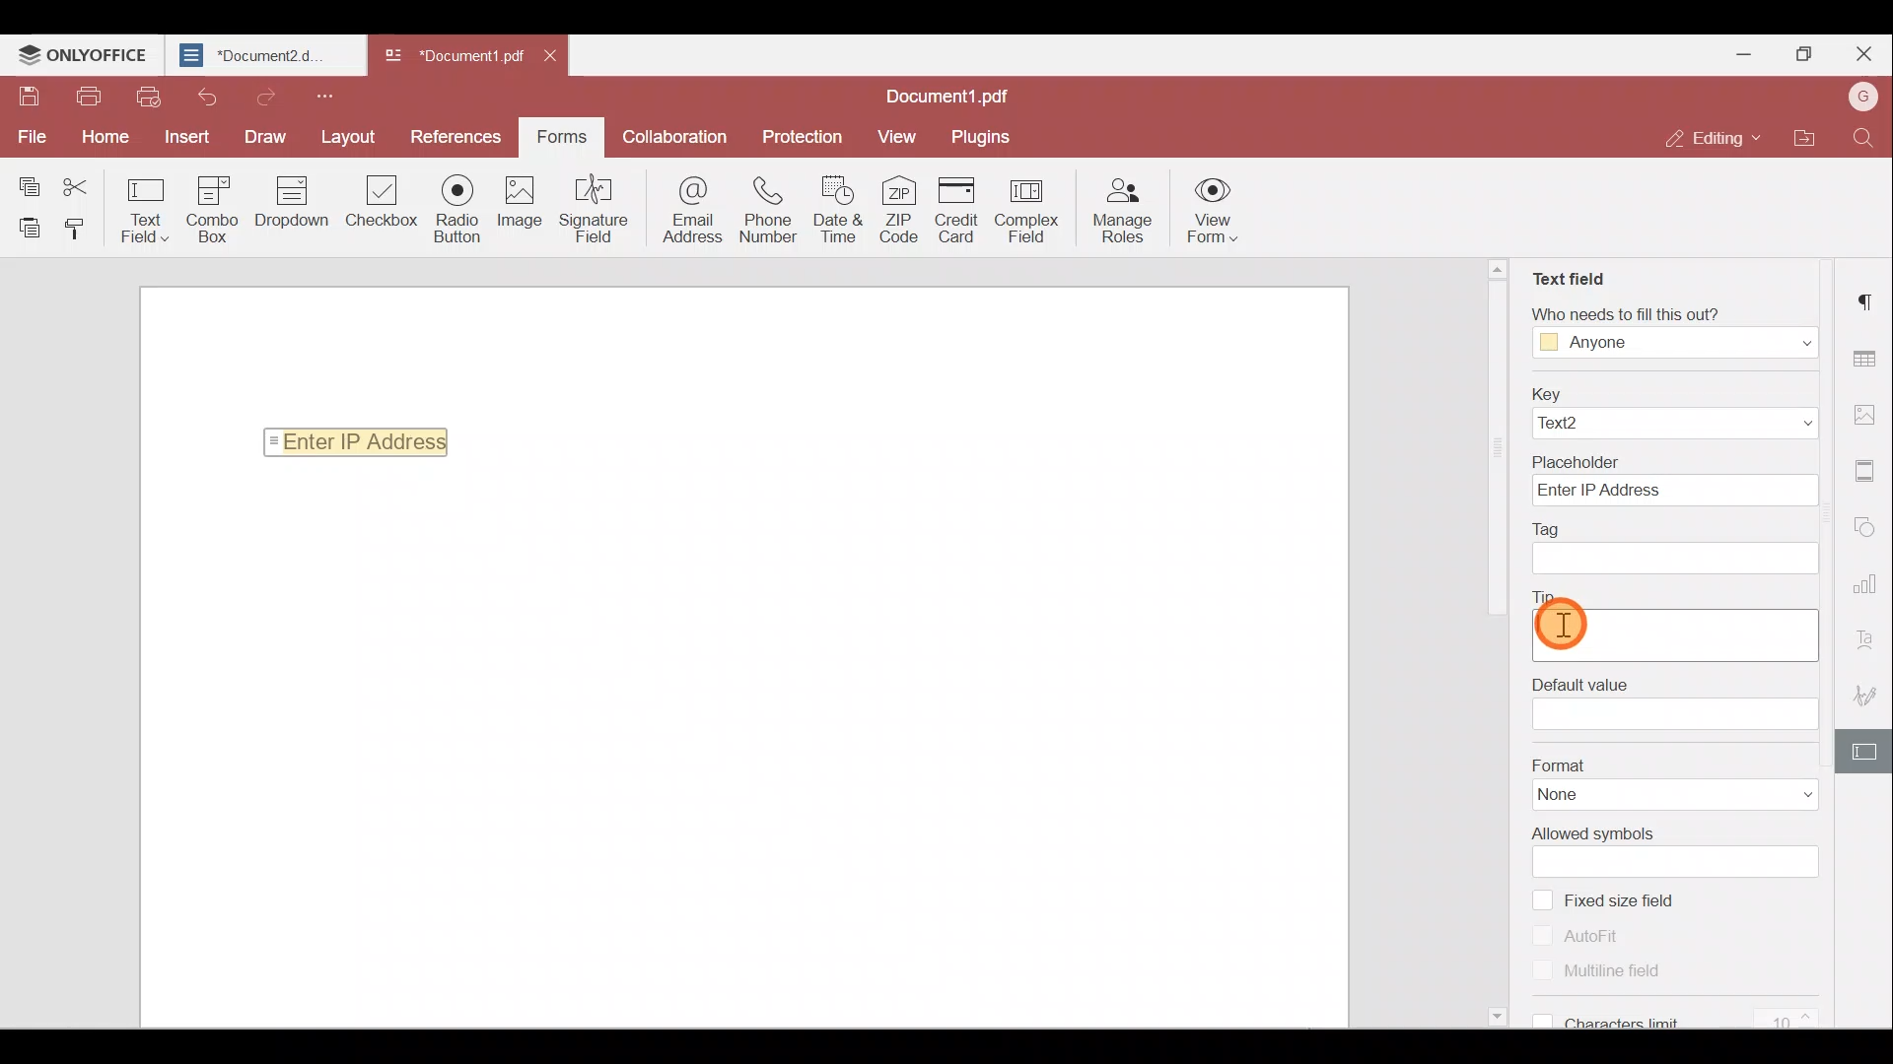 This screenshot has height=1064, width=1893. I want to click on Default value, so click(1673, 634).